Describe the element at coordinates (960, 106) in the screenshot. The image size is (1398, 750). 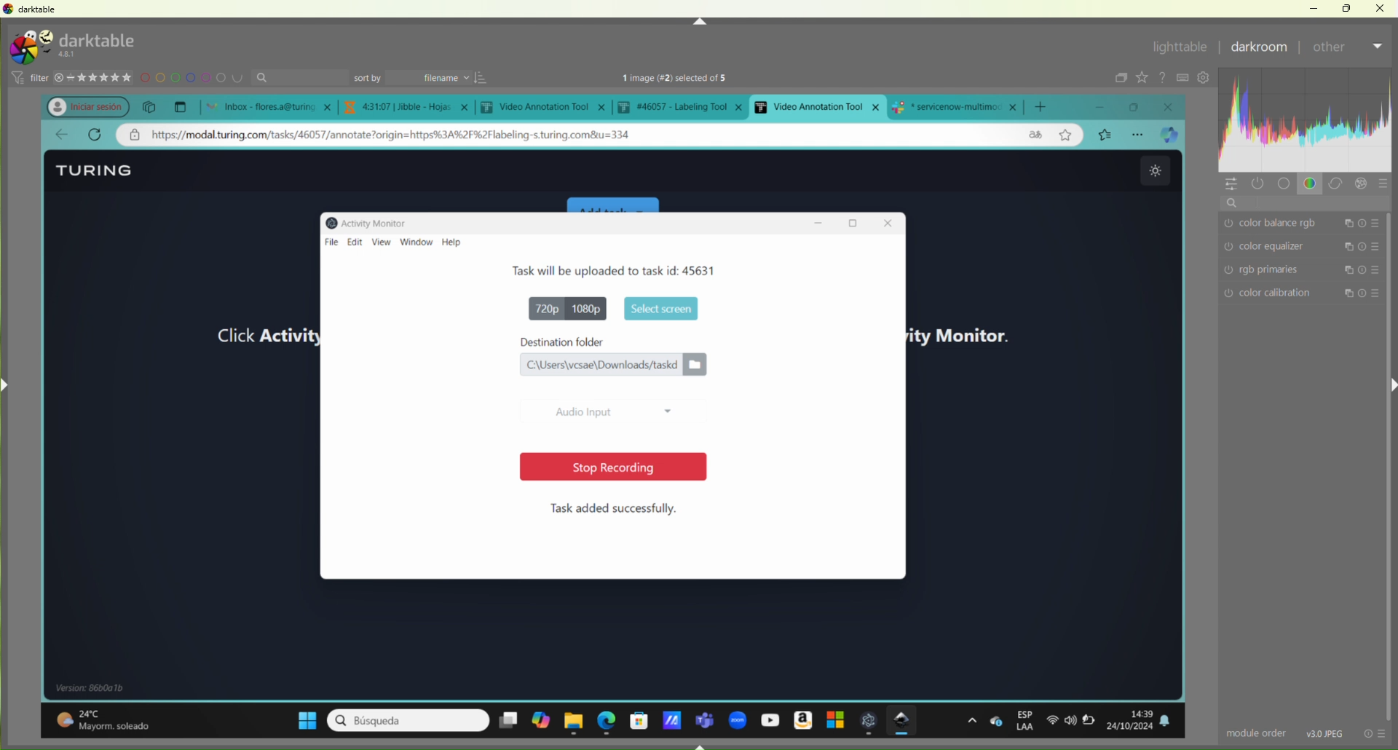
I see `tab` at that location.